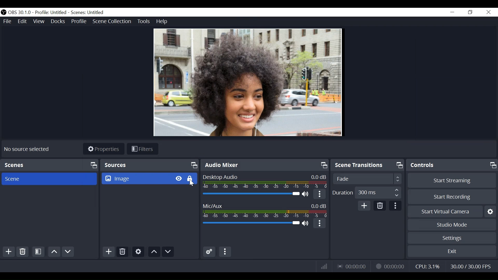 Image resolution: width=498 pixels, height=280 pixels. I want to click on Fade, so click(367, 179).